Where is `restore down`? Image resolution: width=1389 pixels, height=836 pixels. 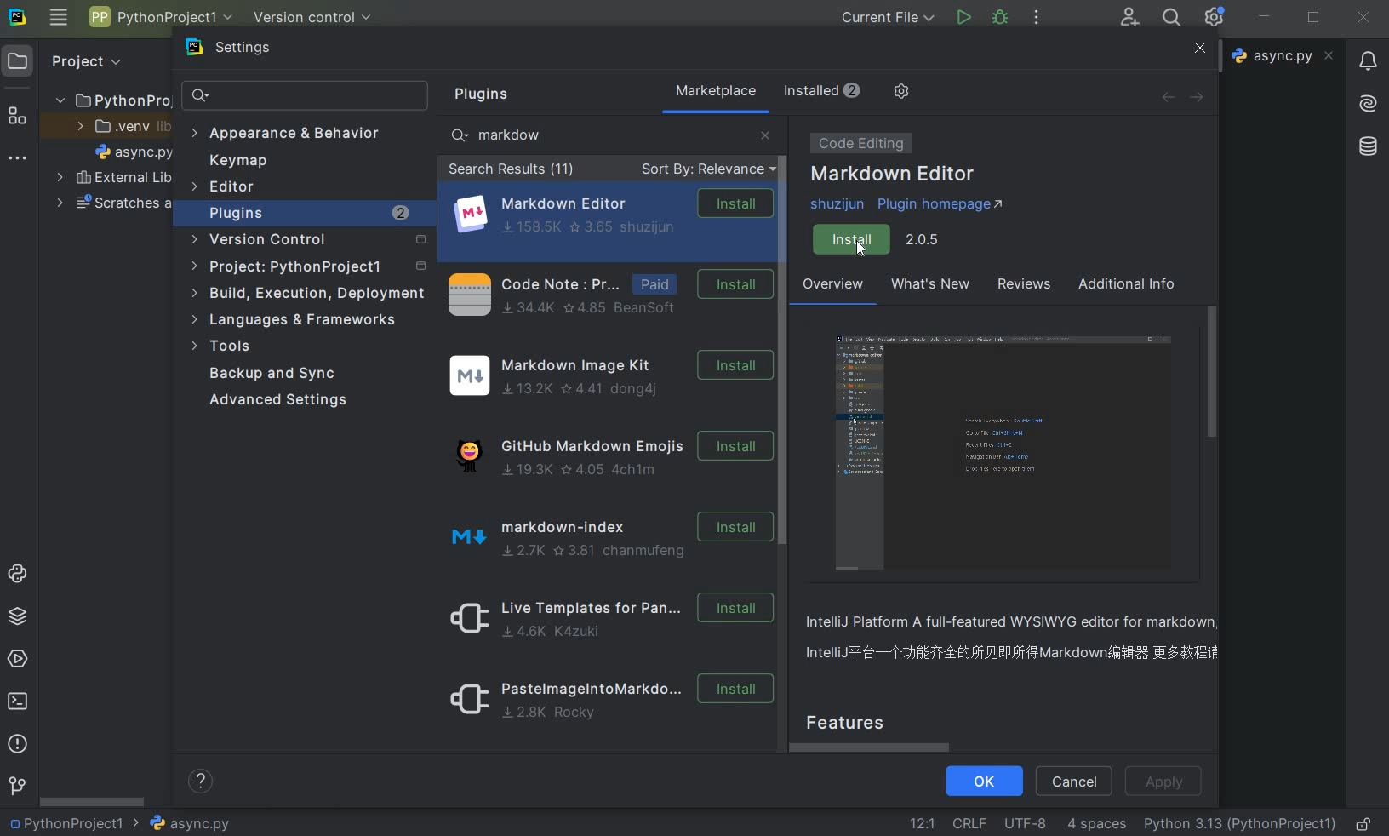 restore down is located at coordinates (1314, 19).